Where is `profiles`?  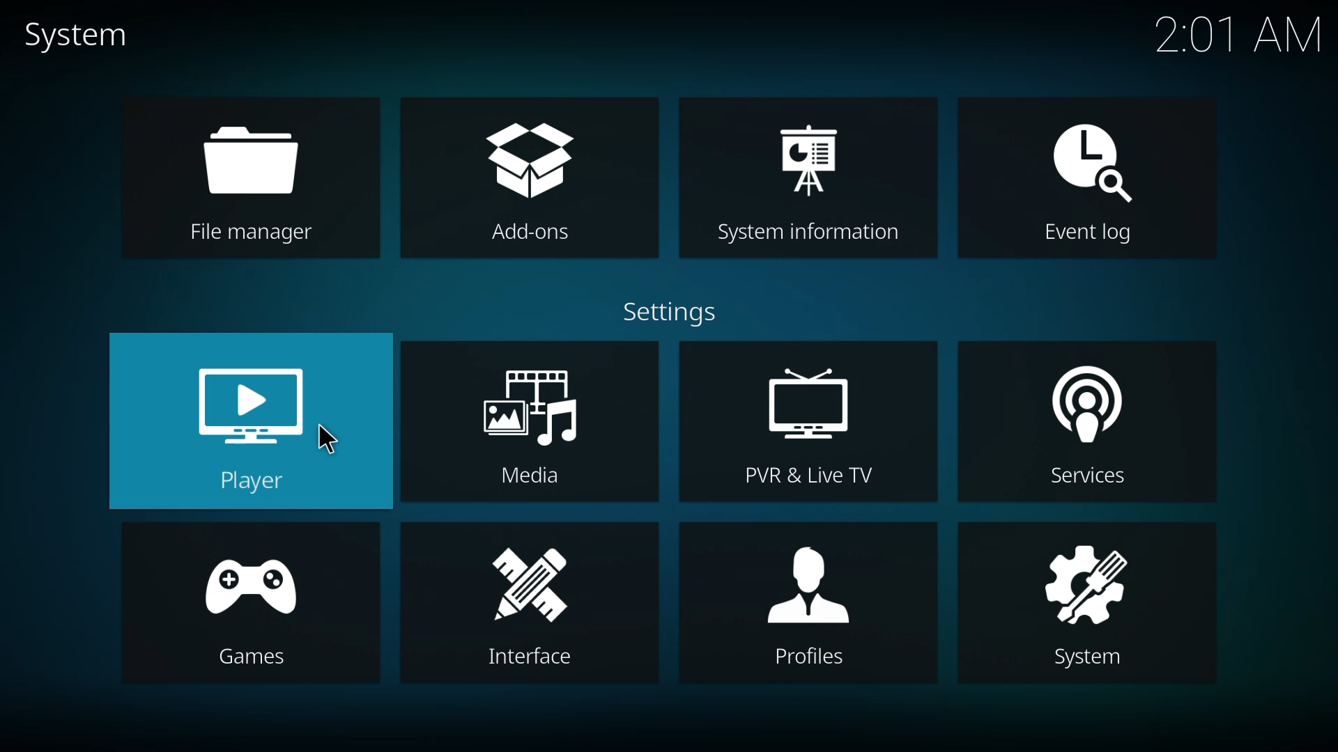
profiles is located at coordinates (806, 600).